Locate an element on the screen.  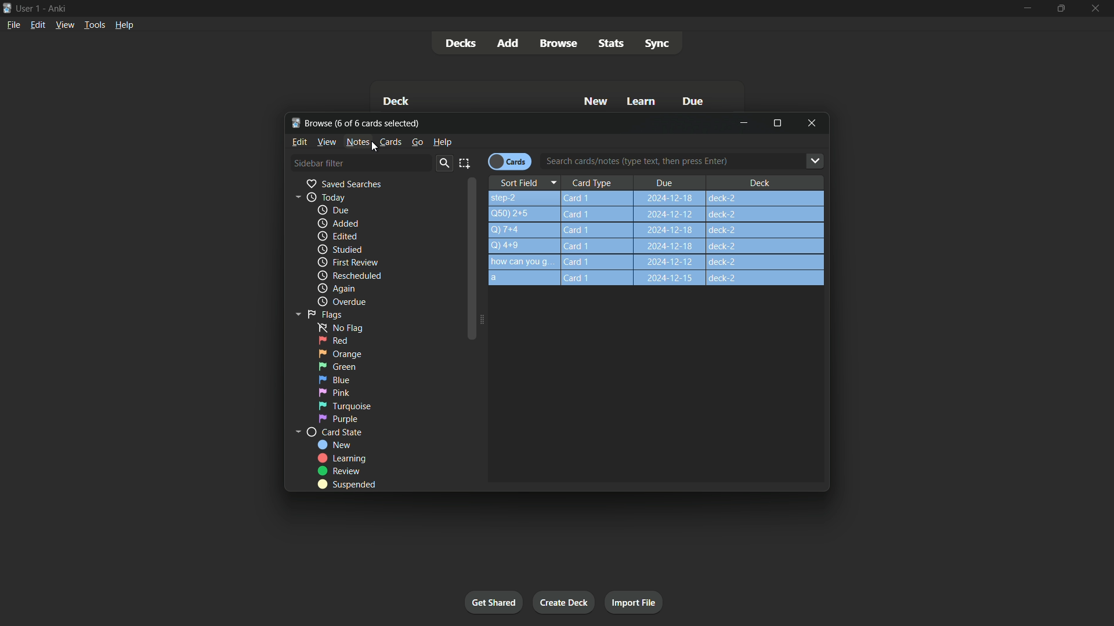
pink is located at coordinates (334, 392).